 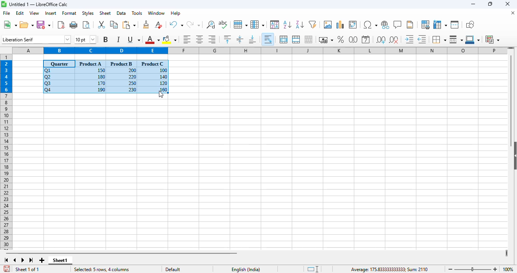 I want to click on underline, so click(x=133, y=39).